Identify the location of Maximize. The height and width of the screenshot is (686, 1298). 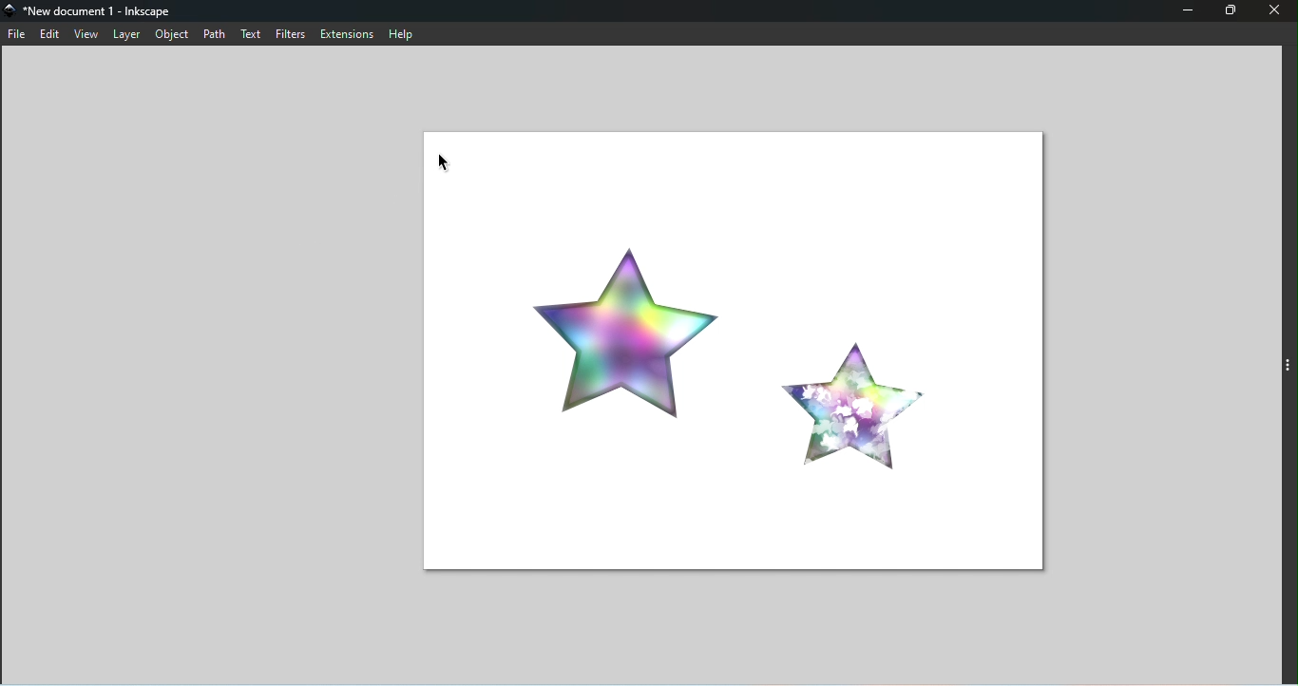
(1232, 10).